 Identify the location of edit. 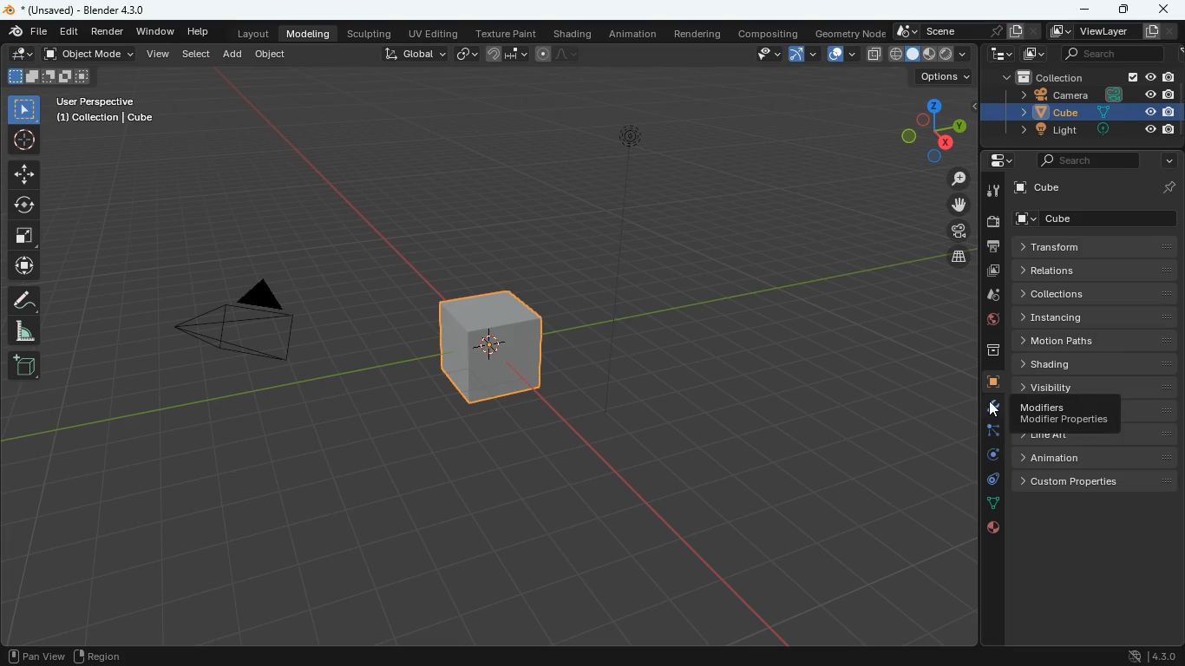
(17, 53).